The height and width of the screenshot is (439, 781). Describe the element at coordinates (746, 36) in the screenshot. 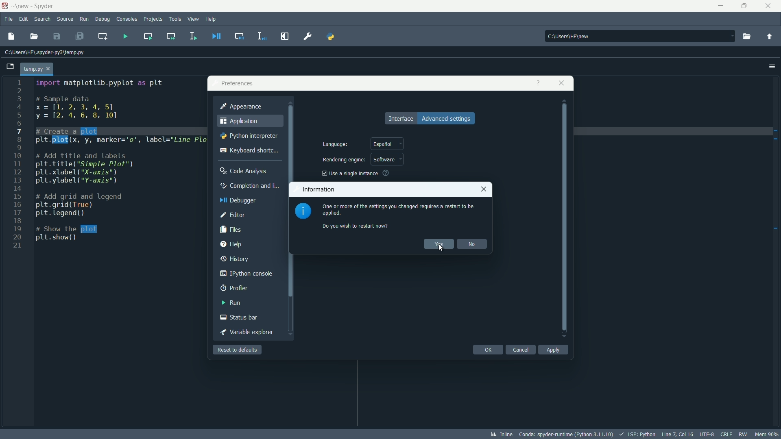

I see `browse directory` at that location.